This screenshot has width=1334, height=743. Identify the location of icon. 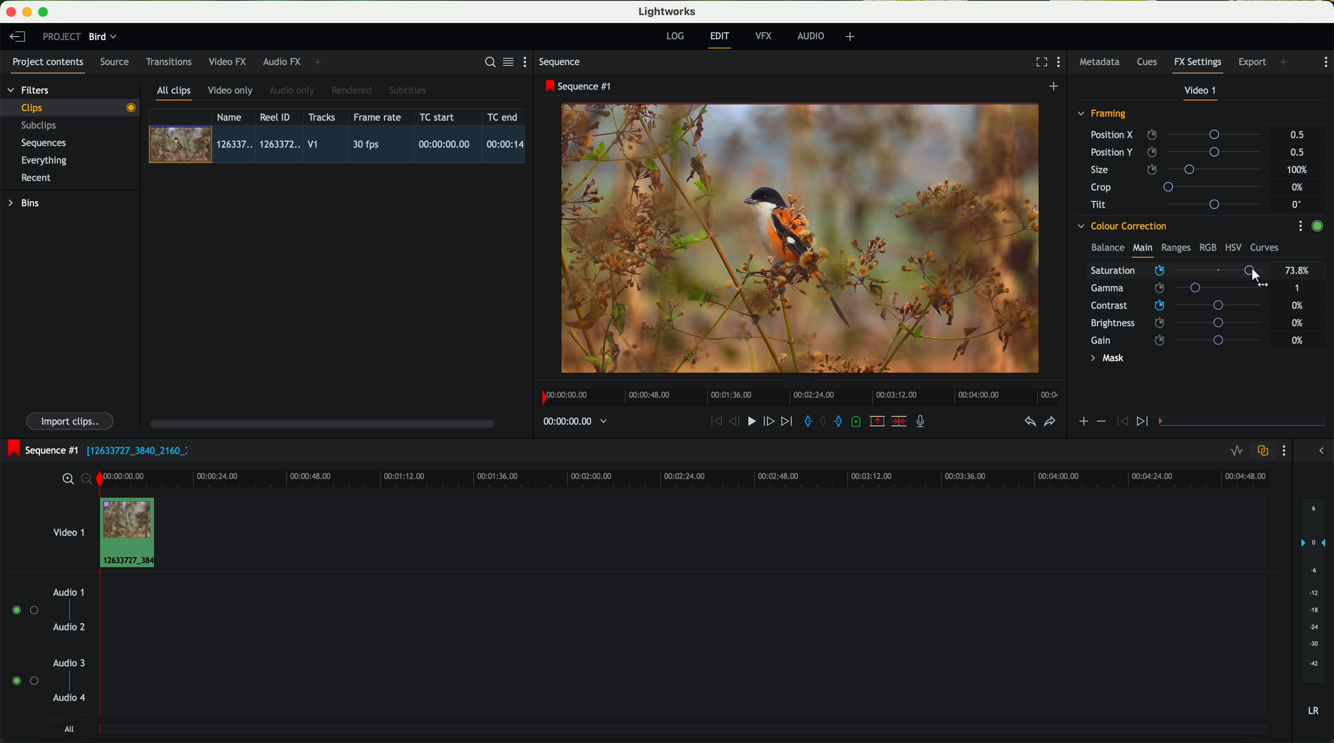
(1144, 422).